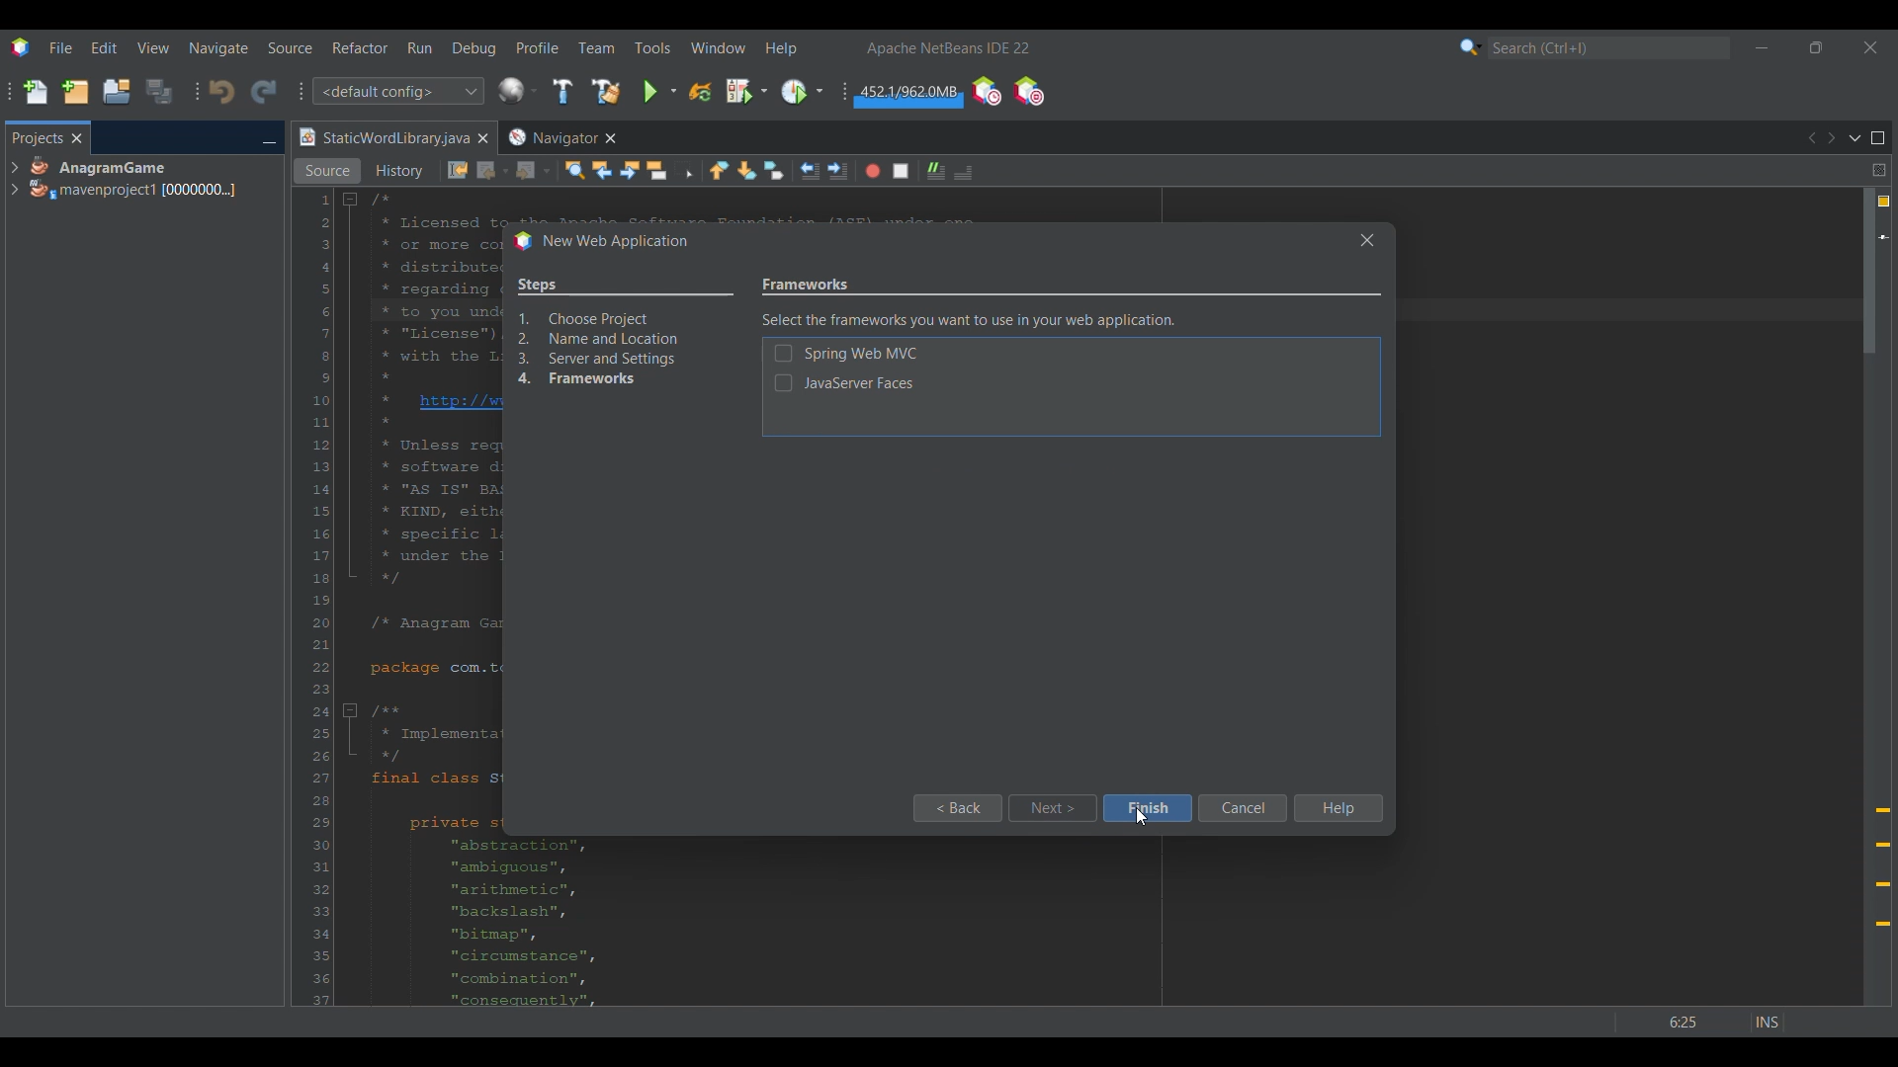 This screenshot has height=1067, width=1898. Describe the element at coordinates (600, 242) in the screenshot. I see `Window title changed` at that location.